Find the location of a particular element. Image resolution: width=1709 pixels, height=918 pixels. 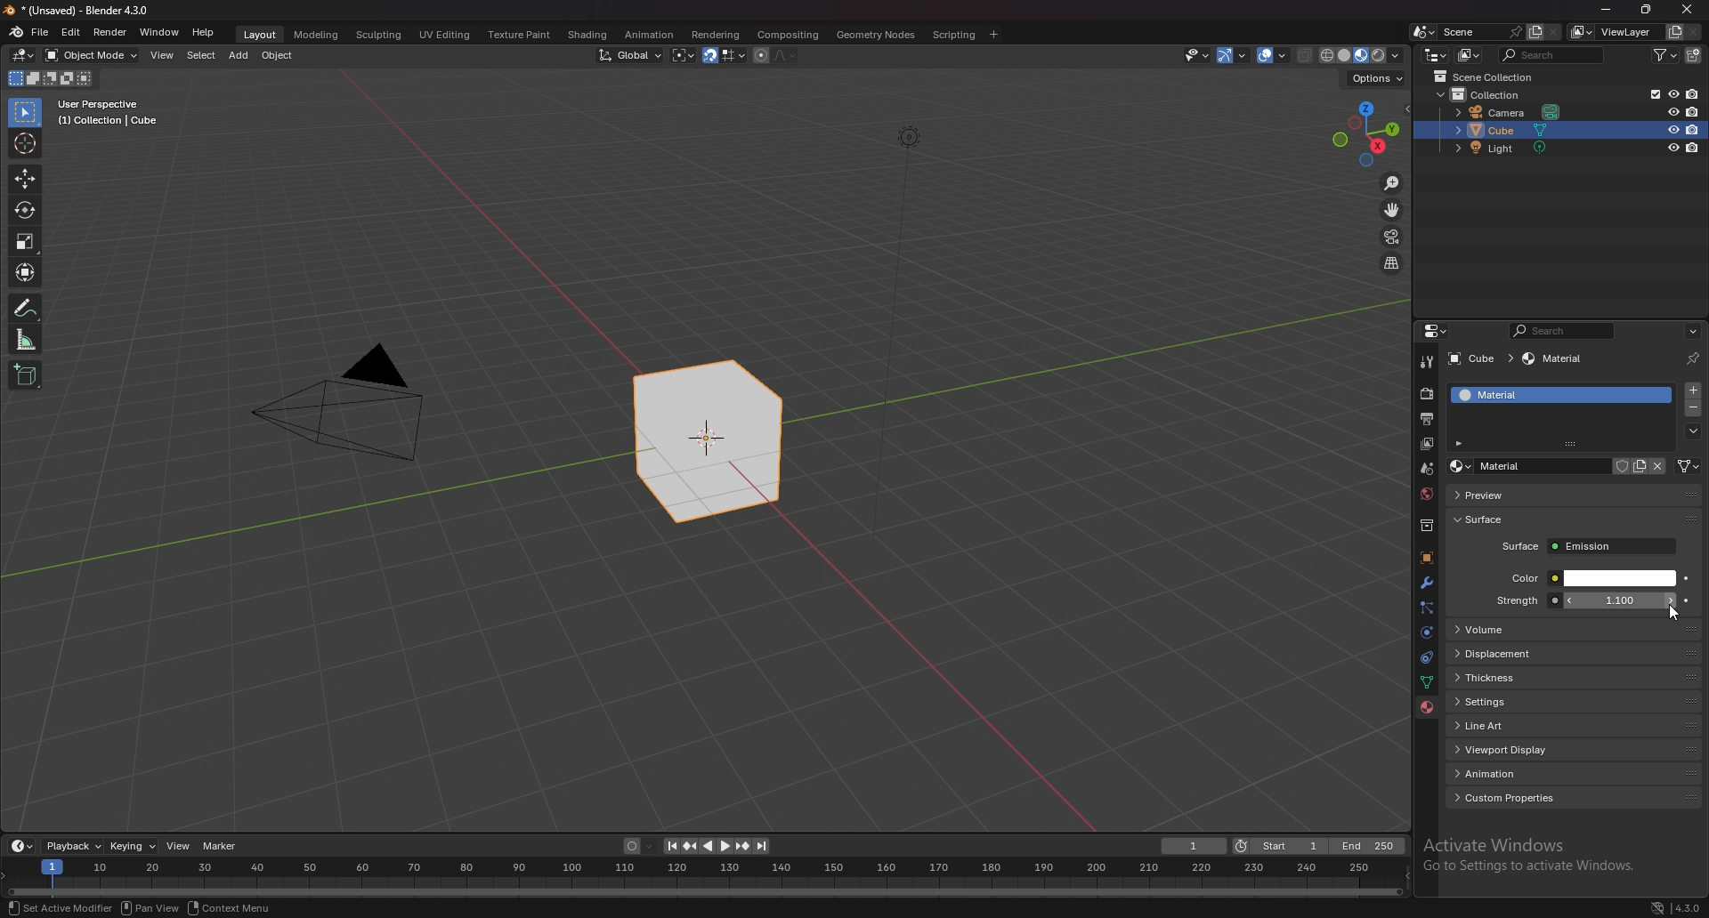

uv editing is located at coordinates (443, 34).